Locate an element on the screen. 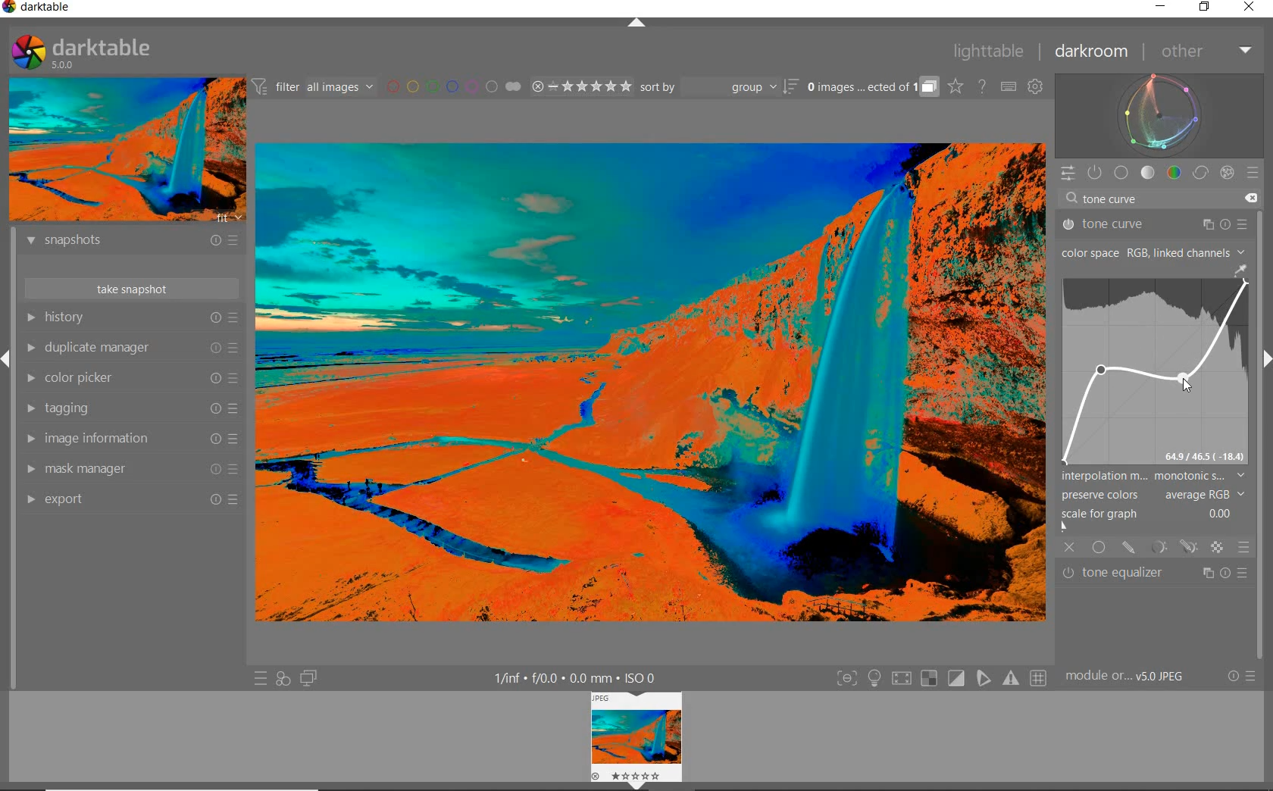 Image resolution: width=1273 pixels, height=791 pixels. CURSOR is located at coordinates (1167, 319).